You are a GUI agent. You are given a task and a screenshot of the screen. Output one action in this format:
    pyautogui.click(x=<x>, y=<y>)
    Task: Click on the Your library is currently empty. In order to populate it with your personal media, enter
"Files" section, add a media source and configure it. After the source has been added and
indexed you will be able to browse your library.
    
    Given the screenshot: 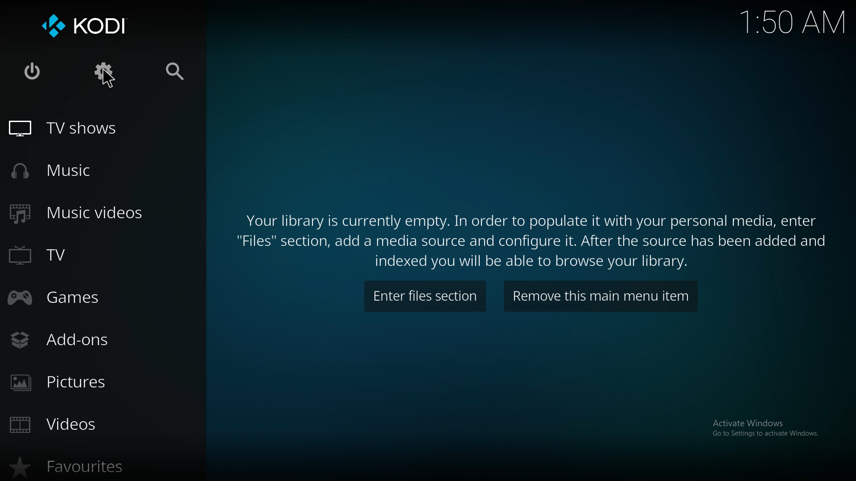 What is the action you would take?
    pyautogui.click(x=534, y=238)
    